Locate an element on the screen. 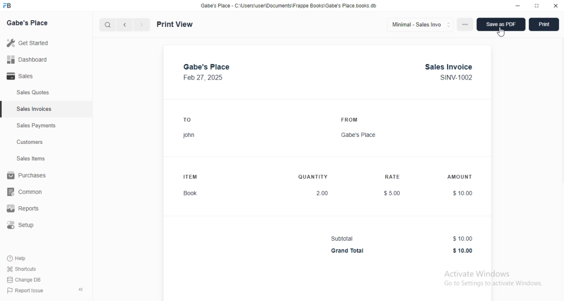  Sales Invoice is located at coordinates (449, 67).